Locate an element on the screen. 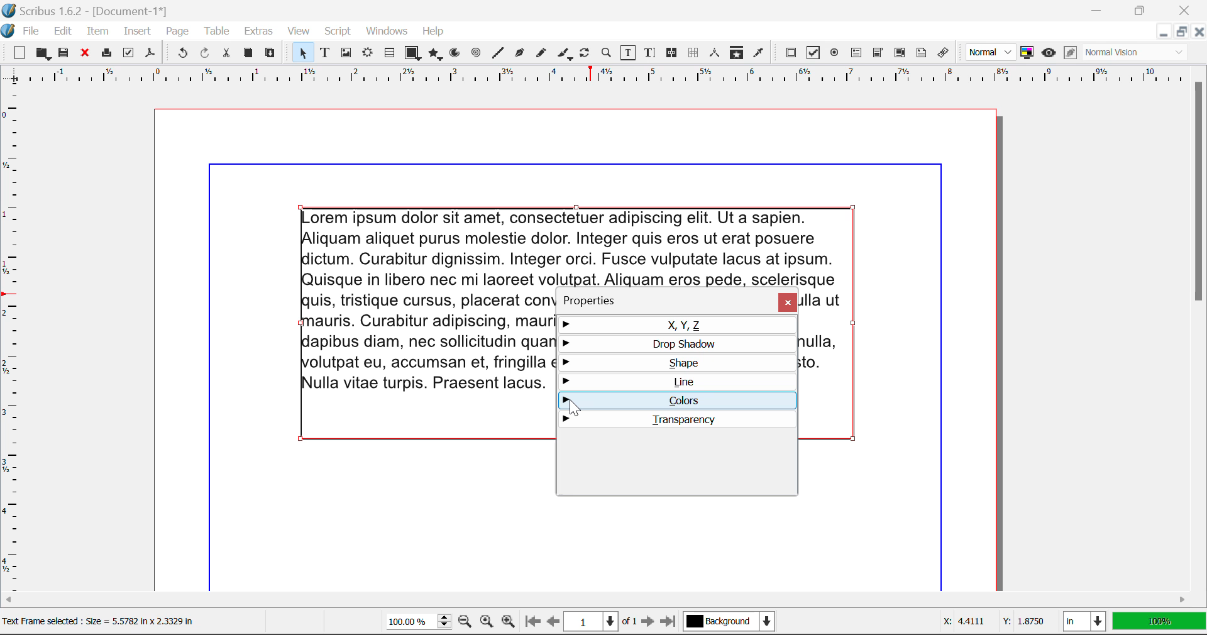  Text Frames is located at coordinates (325, 54).